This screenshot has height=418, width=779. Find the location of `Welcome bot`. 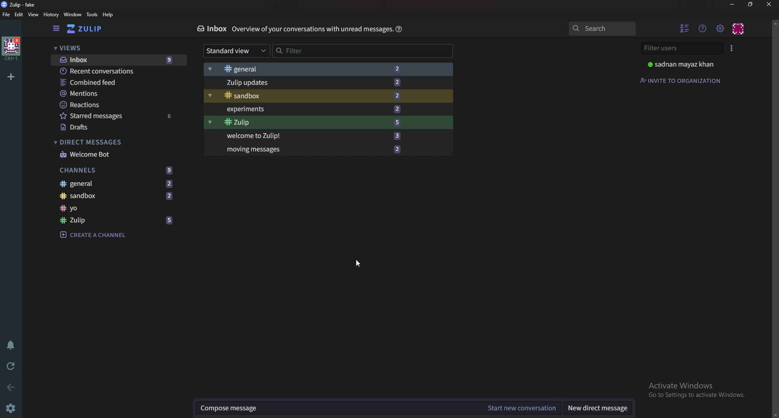

Welcome bot is located at coordinates (111, 155).